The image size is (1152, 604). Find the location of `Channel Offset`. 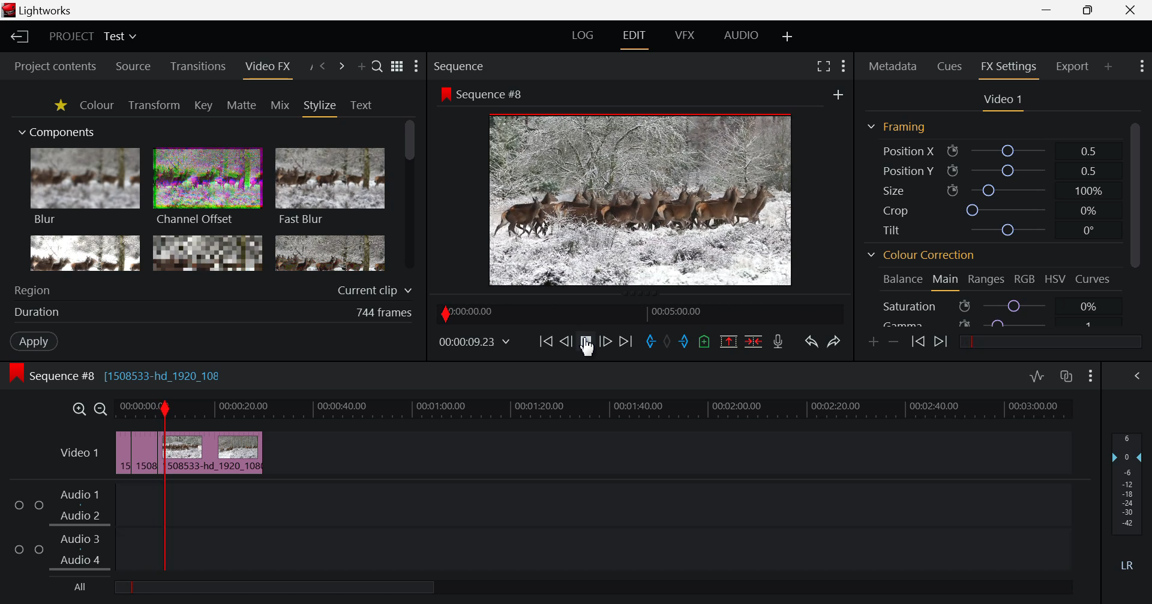

Channel Offset is located at coordinates (208, 188).